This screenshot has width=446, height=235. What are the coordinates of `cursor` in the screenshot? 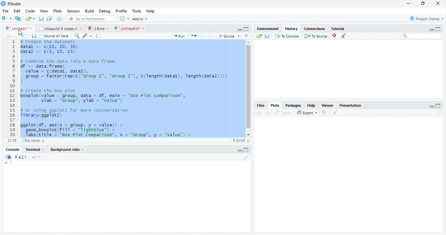 It's located at (20, 34).